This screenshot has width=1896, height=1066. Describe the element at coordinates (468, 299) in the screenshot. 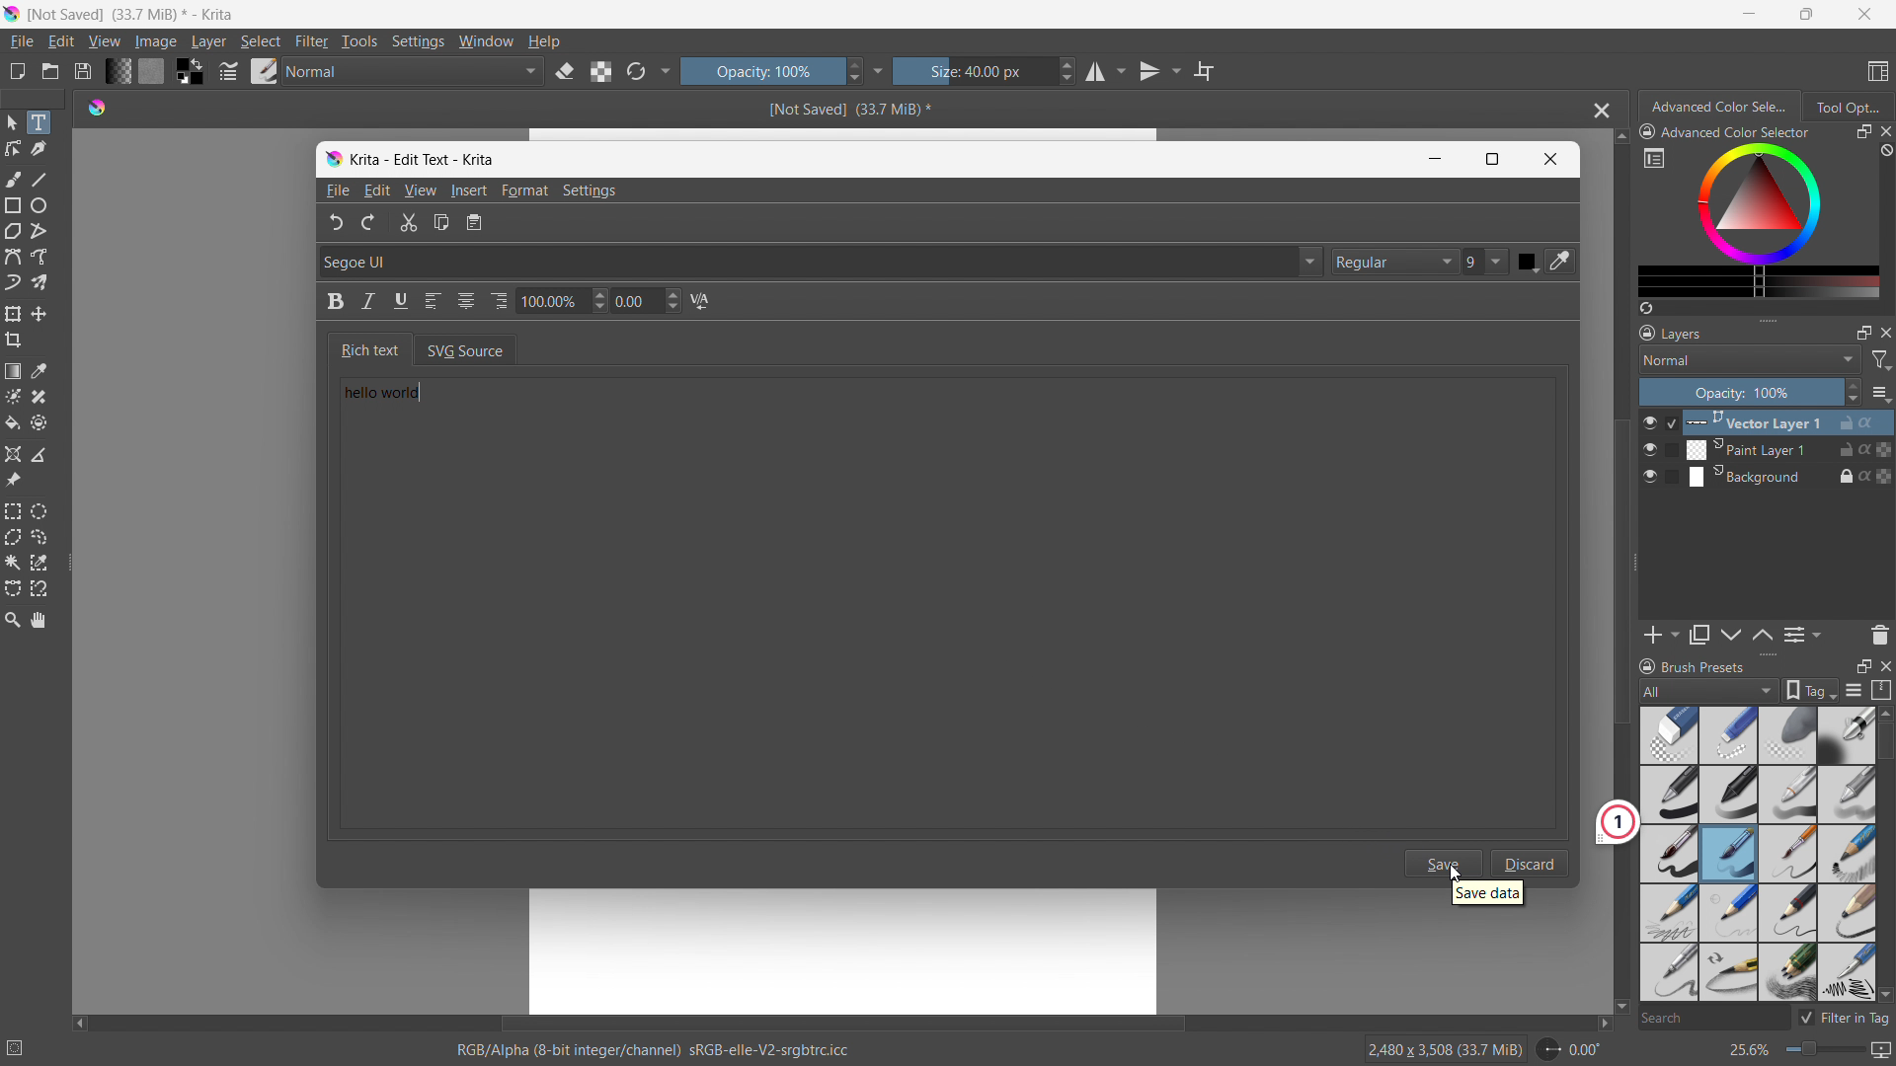

I see `Center align` at that location.